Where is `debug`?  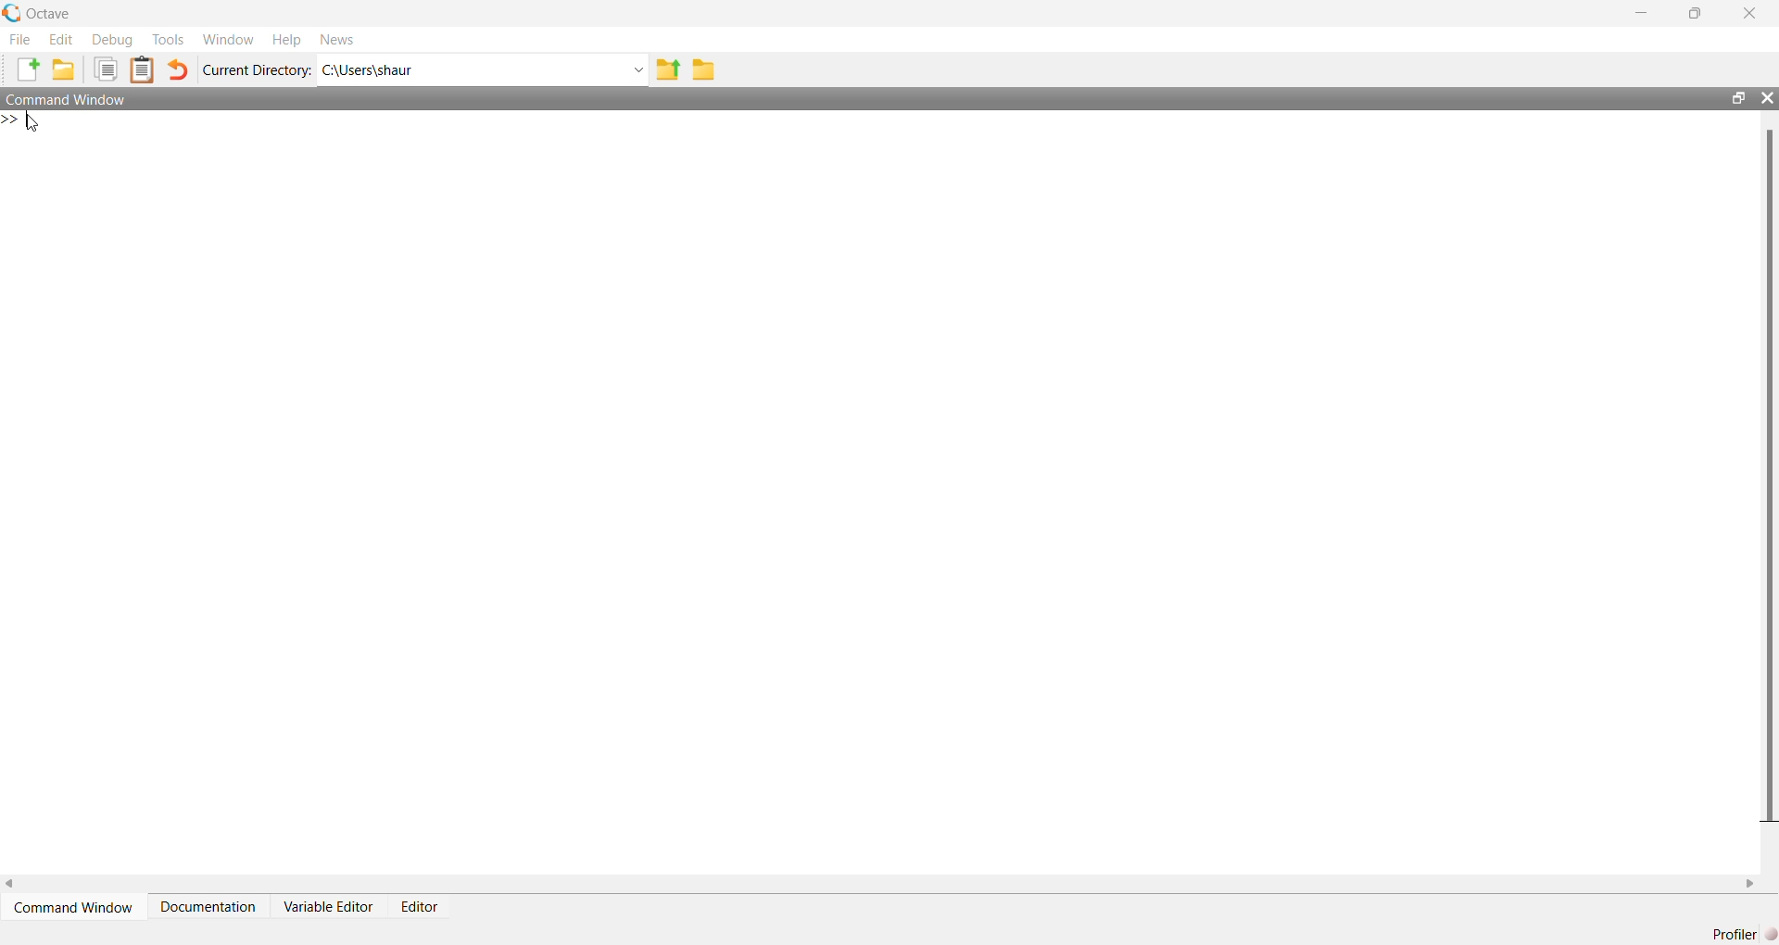
debug is located at coordinates (113, 40).